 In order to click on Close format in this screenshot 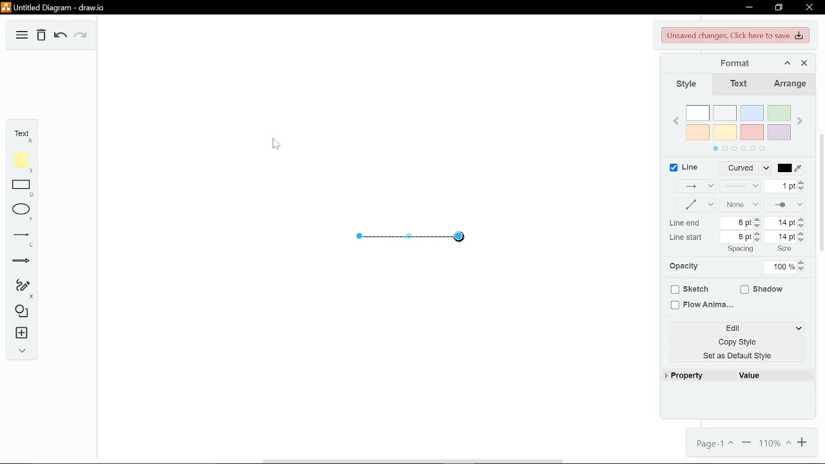, I will do `click(804, 63)`.